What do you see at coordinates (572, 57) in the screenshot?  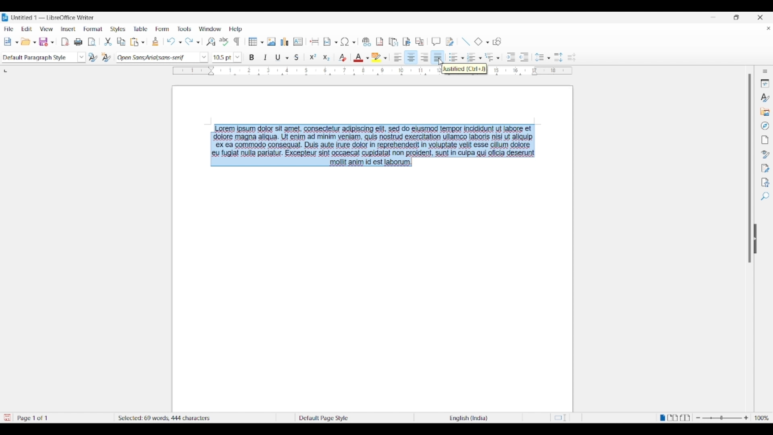 I see `Decrease line spacing` at bounding box center [572, 57].